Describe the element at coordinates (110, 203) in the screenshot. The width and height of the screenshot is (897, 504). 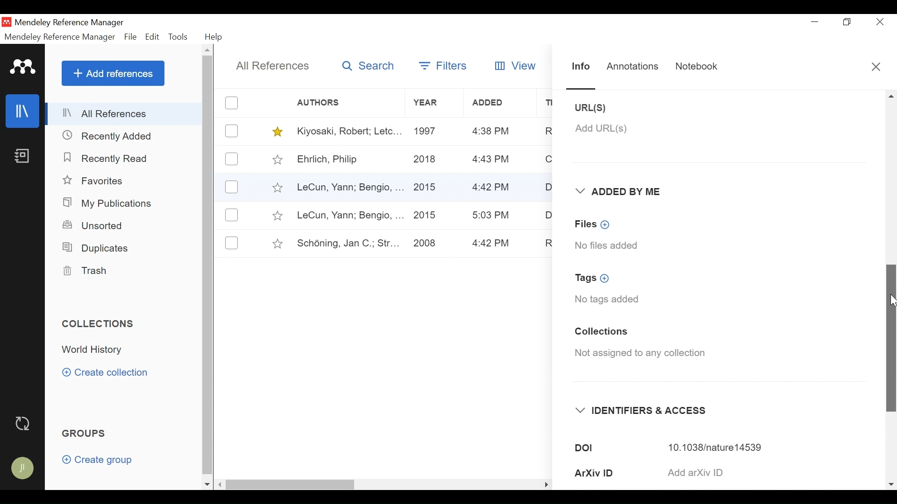
I see `My Publications` at that location.